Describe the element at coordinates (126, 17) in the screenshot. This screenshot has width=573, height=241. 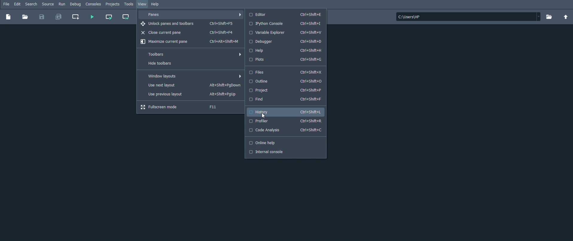
I see `Run current cell and go to the next one` at that location.